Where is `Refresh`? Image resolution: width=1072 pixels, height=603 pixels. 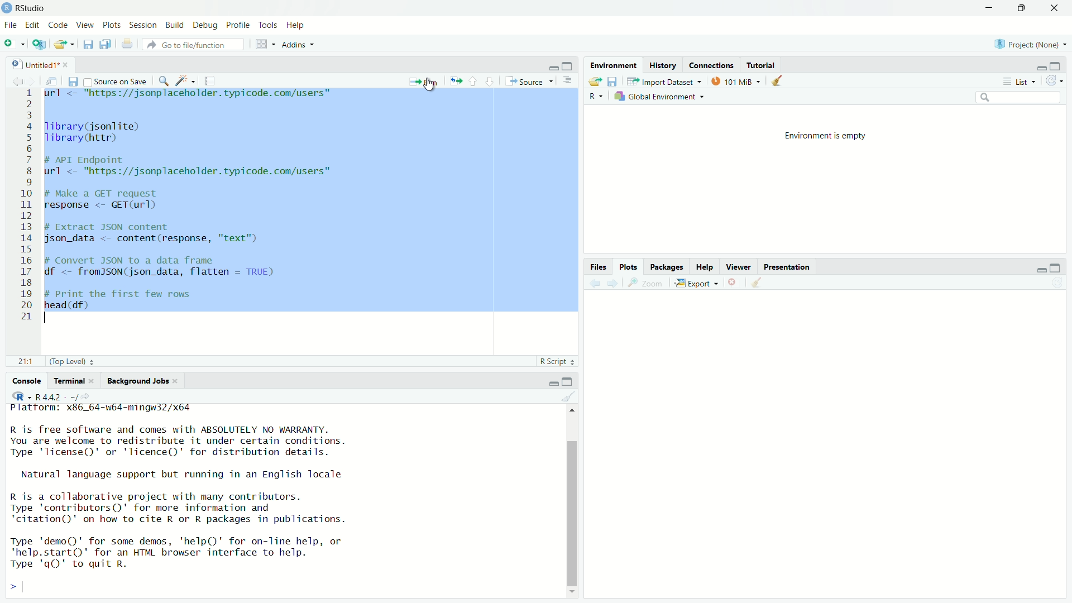 Refresh is located at coordinates (1059, 284).